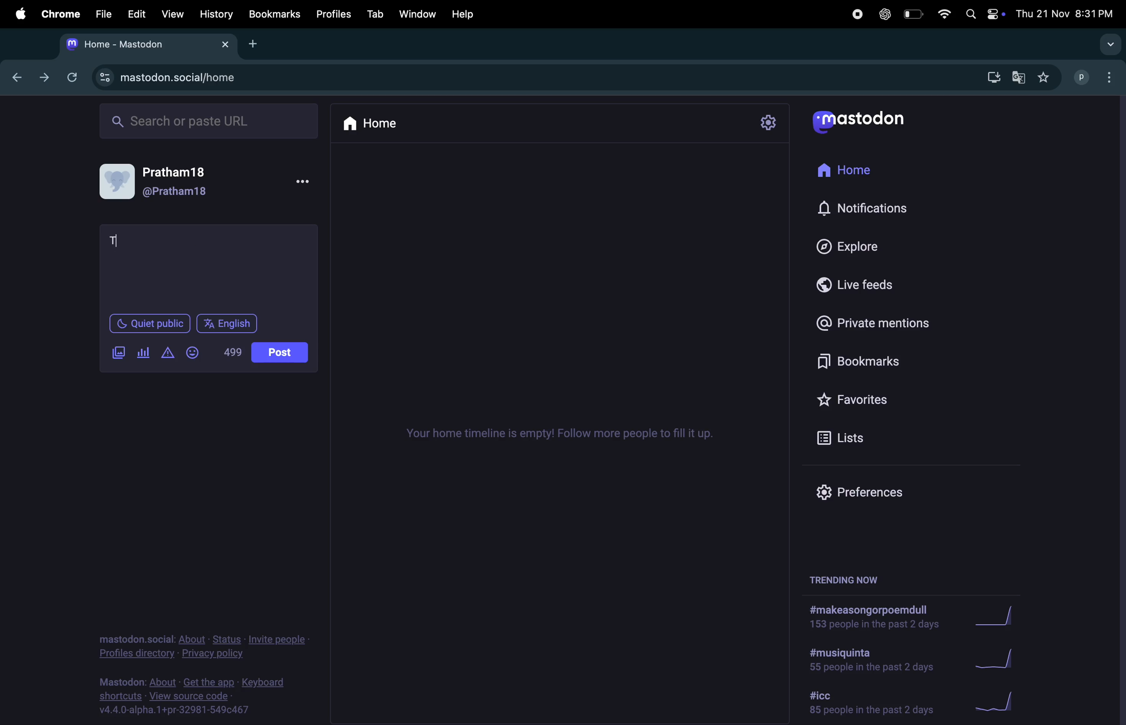  I want to click on view, so click(172, 13).